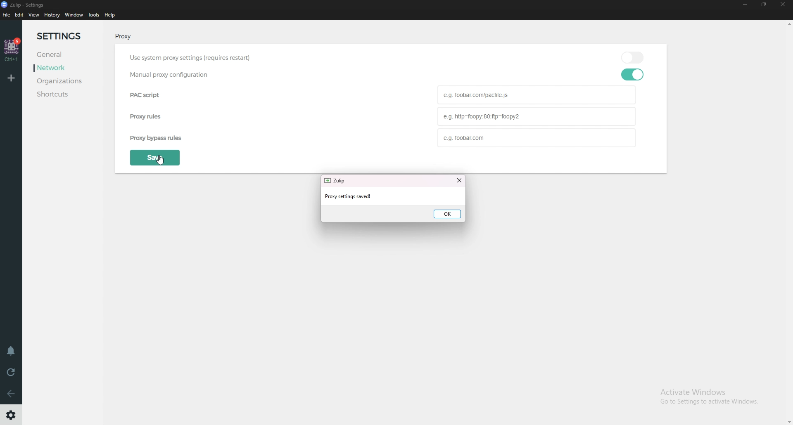  What do you see at coordinates (12, 351) in the screenshot?
I see `Enable do not disturb` at bounding box center [12, 351].